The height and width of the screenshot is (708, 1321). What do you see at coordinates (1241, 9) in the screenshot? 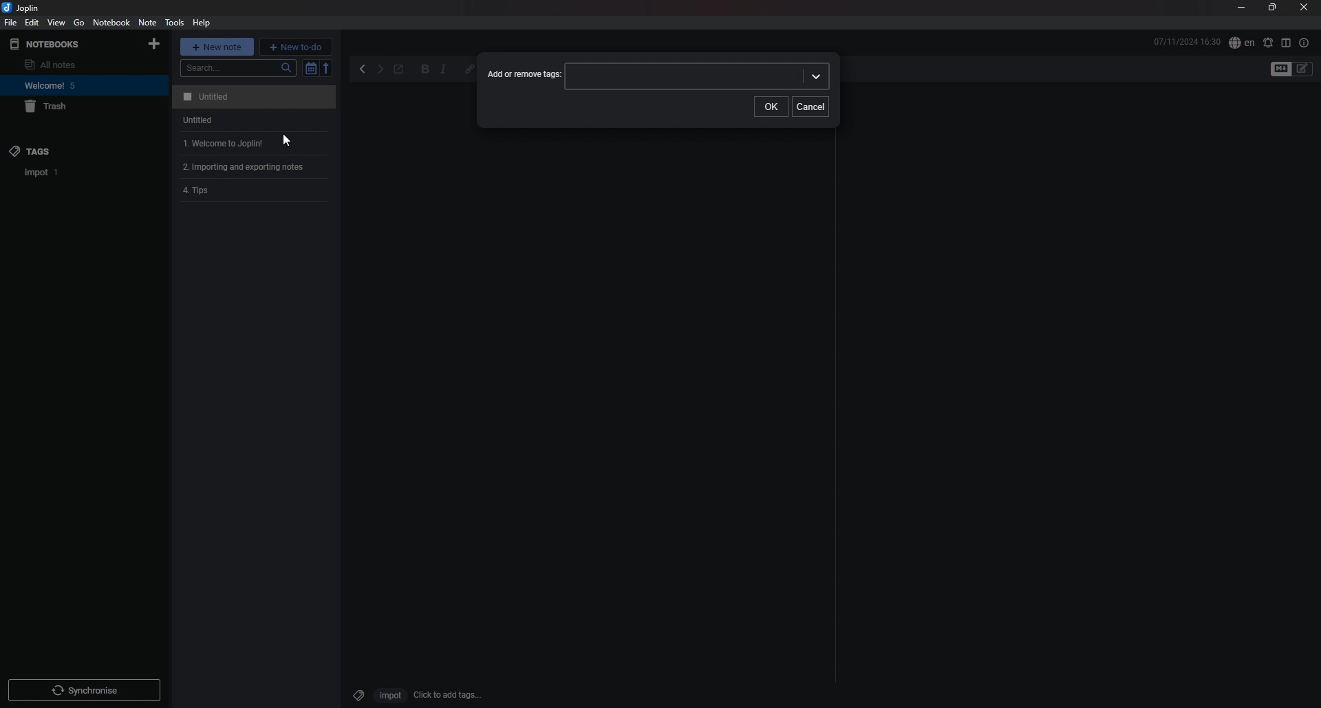
I see `minimize` at bounding box center [1241, 9].